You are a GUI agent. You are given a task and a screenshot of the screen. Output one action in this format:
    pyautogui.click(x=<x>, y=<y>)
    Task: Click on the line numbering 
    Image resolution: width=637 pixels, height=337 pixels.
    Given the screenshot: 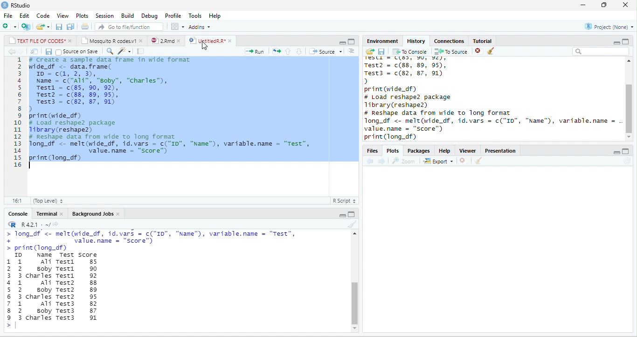 What is the action you would take?
    pyautogui.click(x=18, y=112)
    